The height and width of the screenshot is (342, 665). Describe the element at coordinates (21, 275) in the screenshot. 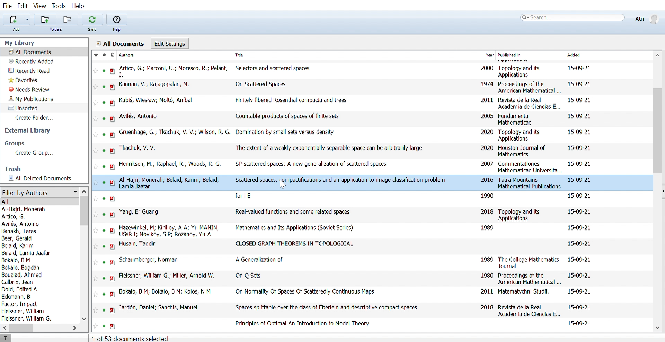

I see `Bouziad, Ahmed` at that location.